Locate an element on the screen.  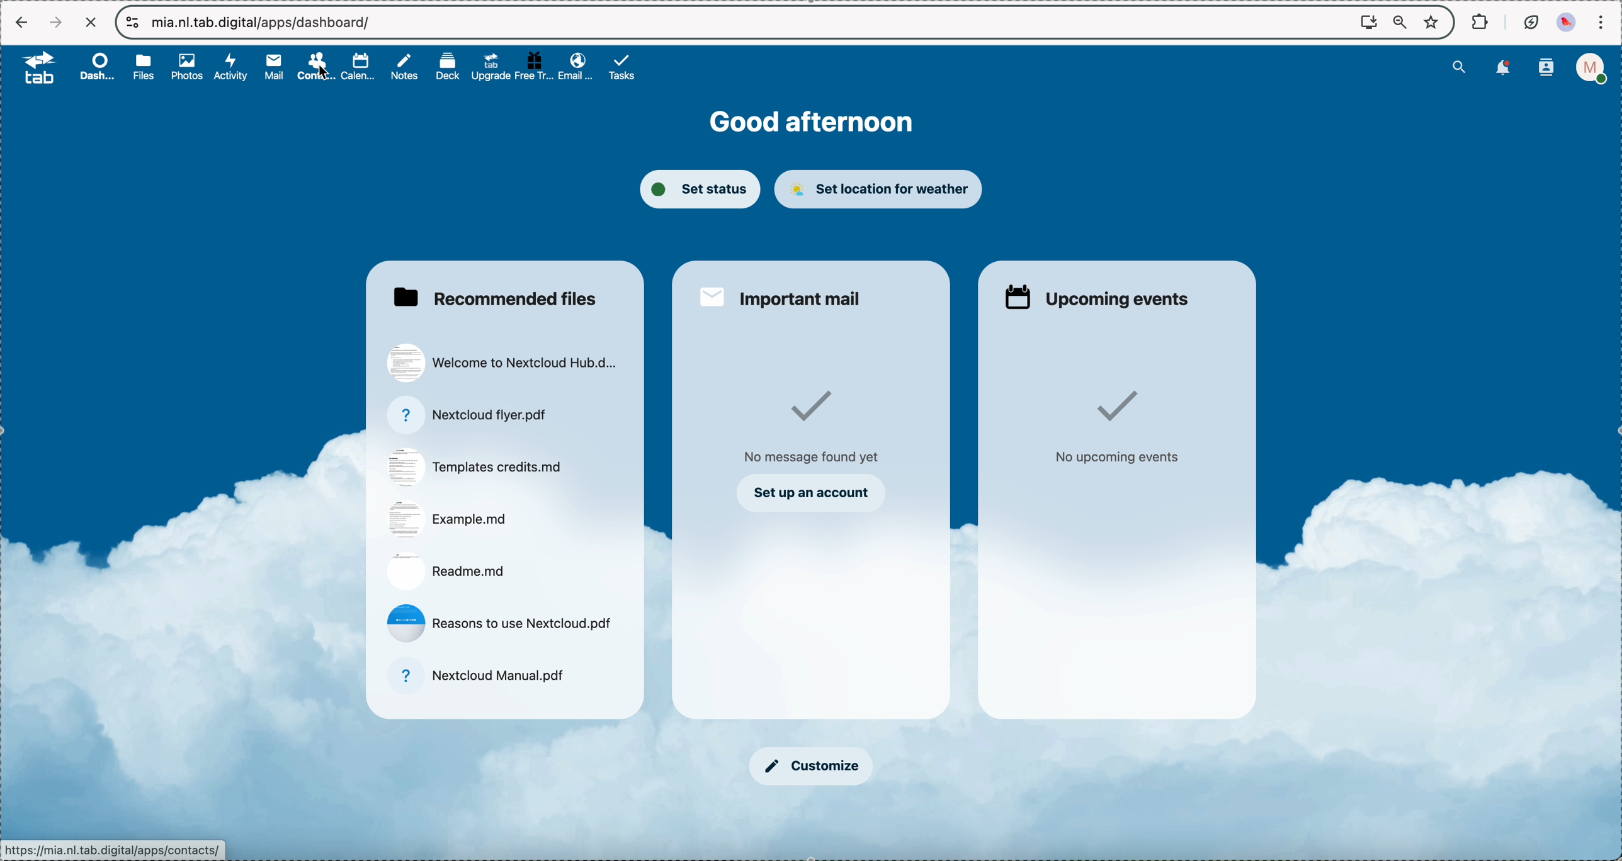
profile picture is located at coordinates (1566, 21).